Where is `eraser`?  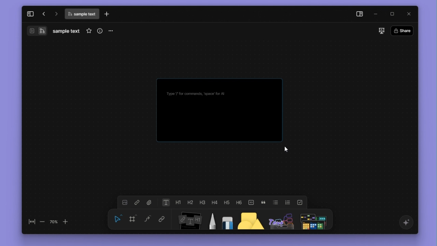 eraser is located at coordinates (226, 220).